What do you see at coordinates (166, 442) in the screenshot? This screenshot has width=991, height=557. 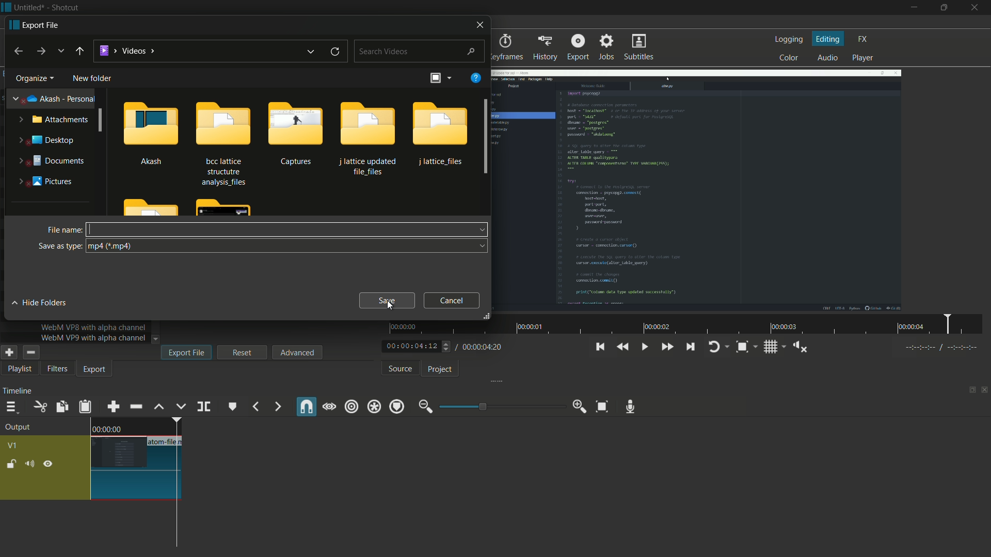 I see `file name` at bounding box center [166, 442].